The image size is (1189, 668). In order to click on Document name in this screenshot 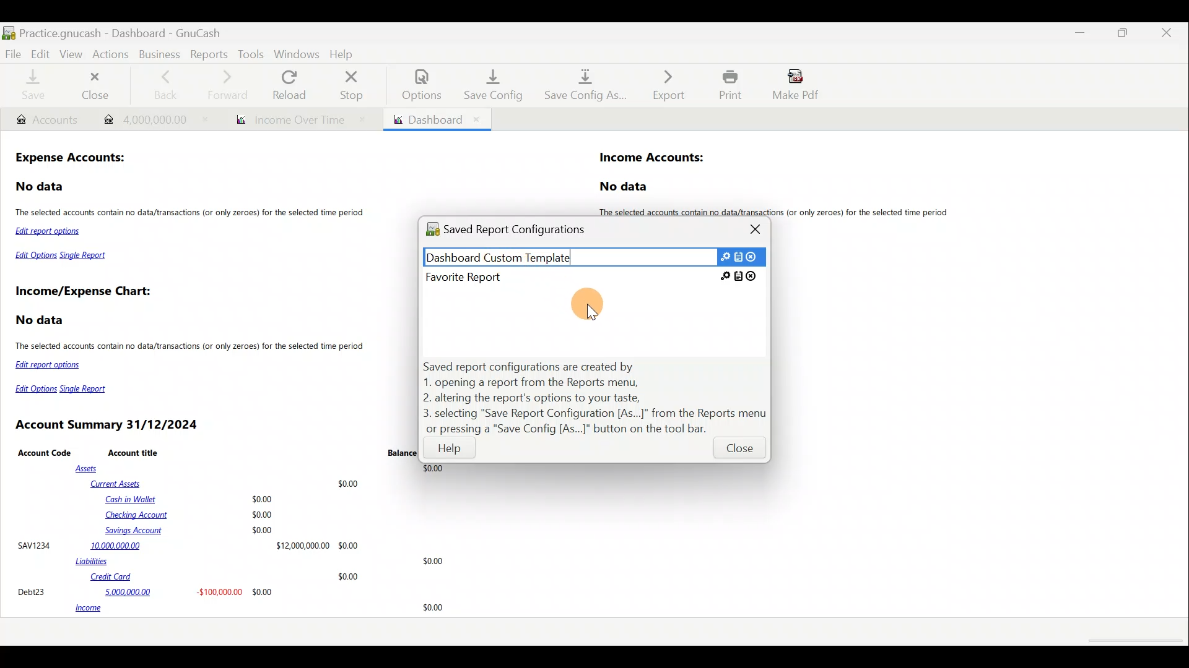, I will do `click(138, 30)`.